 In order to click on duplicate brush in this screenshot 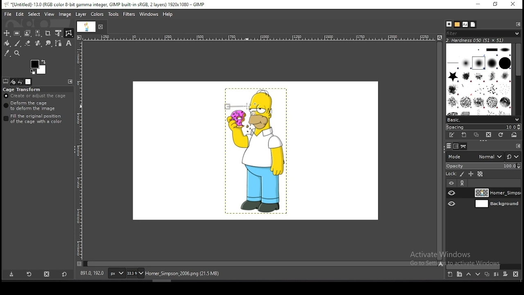, I will do `click(478, 136)`.